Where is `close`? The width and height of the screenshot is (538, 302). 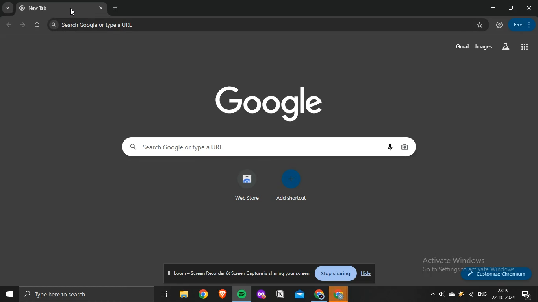
close is located at coordinates (529, 8).